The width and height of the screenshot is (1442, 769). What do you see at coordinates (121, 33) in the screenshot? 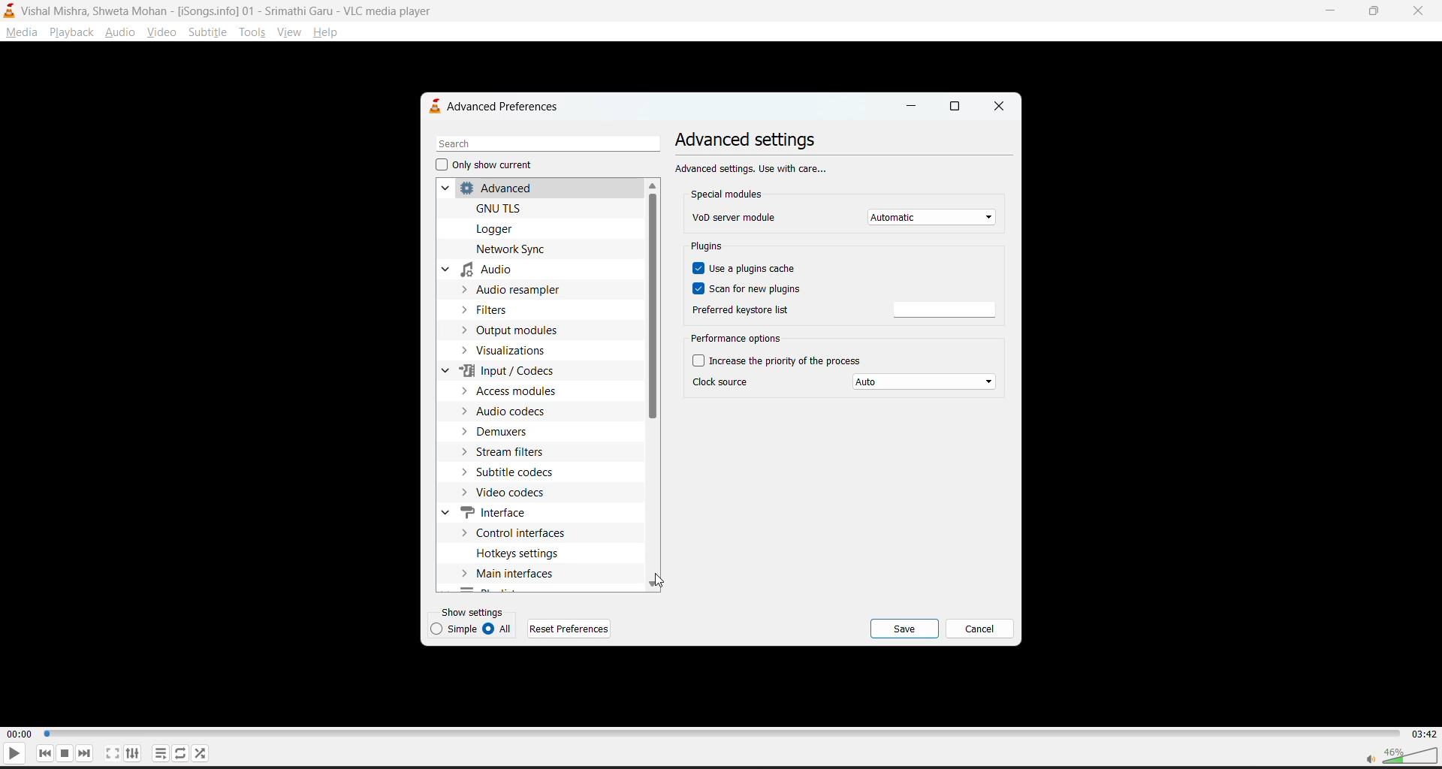
I see `audio` at bounding box center [121, 33].